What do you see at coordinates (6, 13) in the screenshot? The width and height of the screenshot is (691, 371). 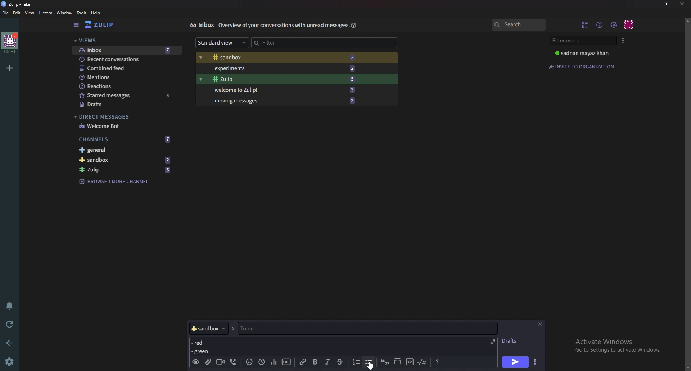 I see `File` at bounding box center [6, 13].